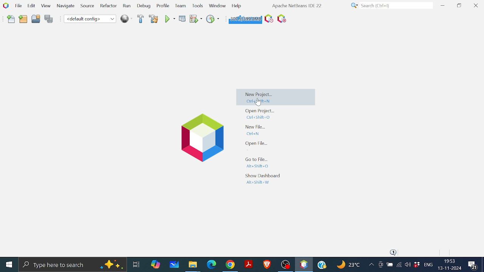 This screenshot has height=272, width=484. I want to click on Dropbox, so click(417, 265).